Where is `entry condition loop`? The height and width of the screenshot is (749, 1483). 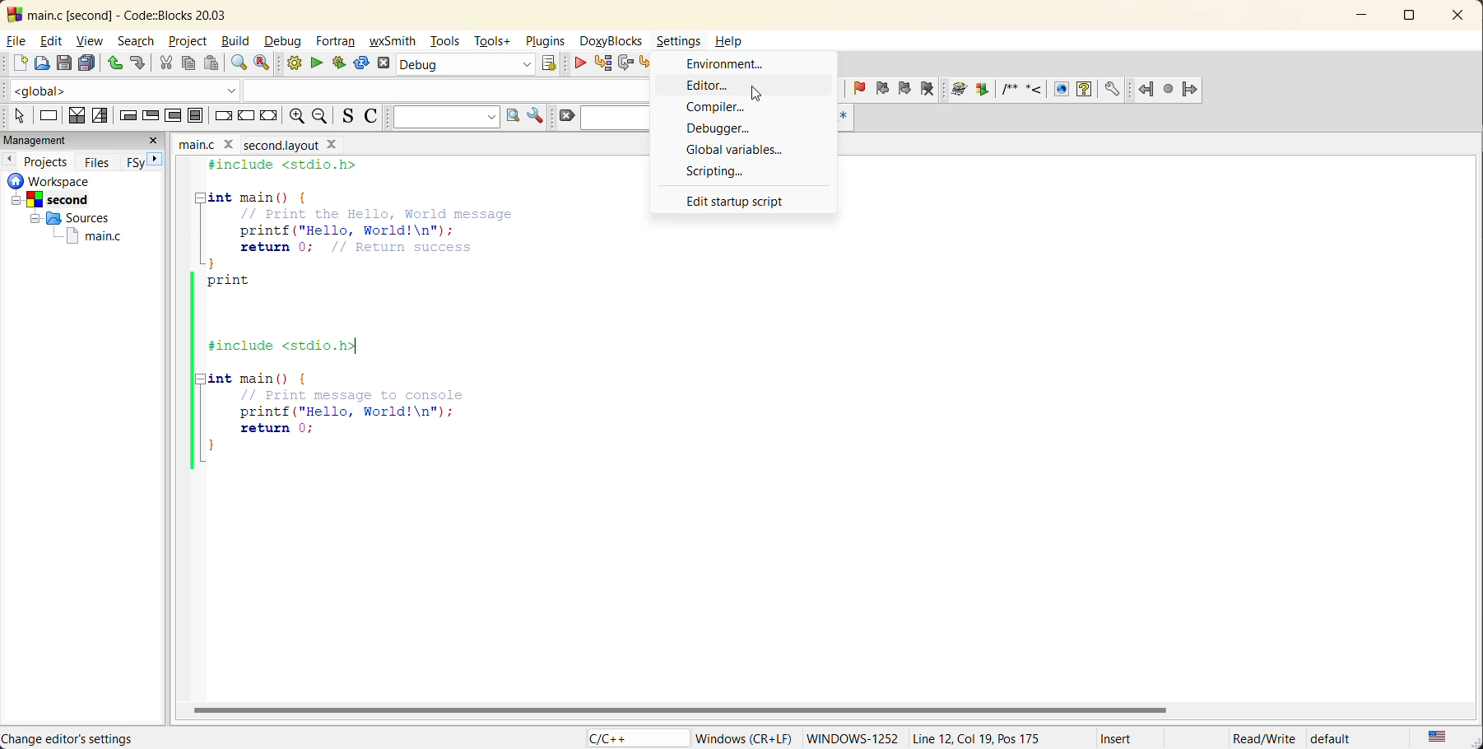
entry condition loop is located at coordinates (126, 115).